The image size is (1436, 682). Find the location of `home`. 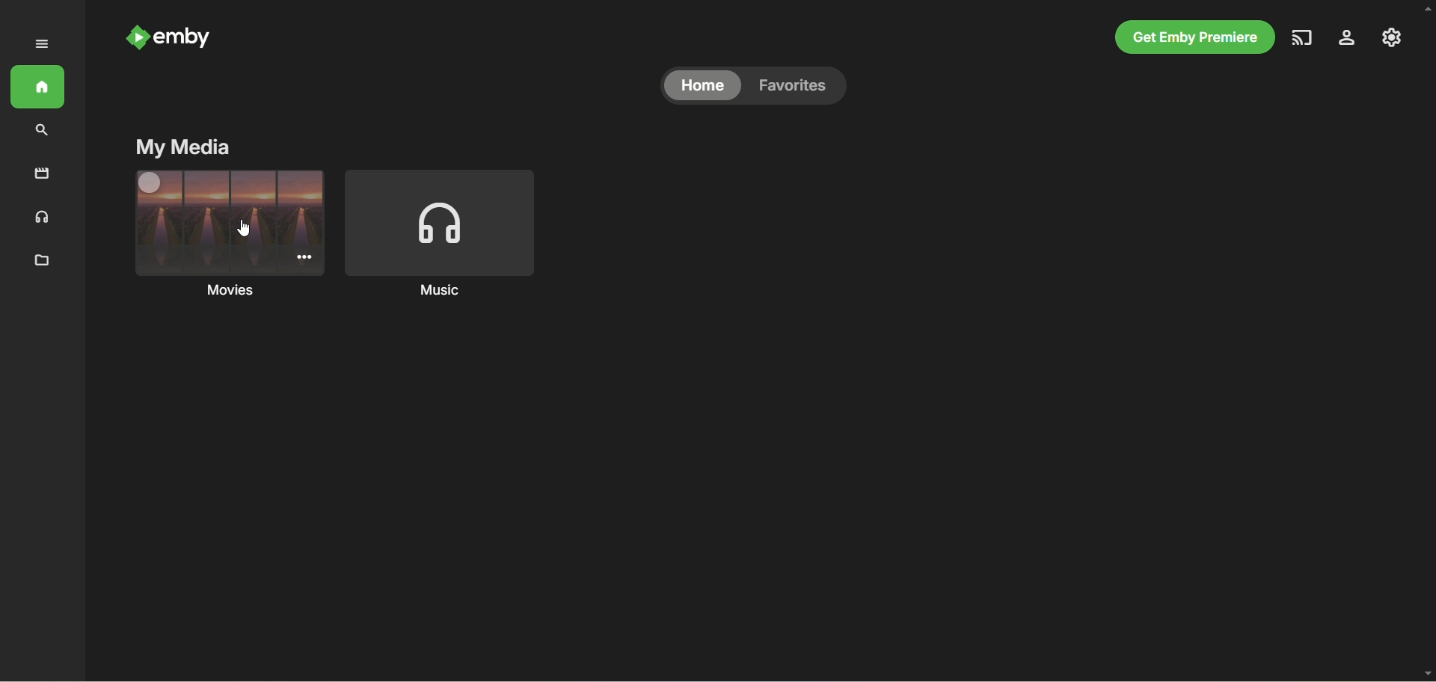

home is located at coordinates (38, 88).